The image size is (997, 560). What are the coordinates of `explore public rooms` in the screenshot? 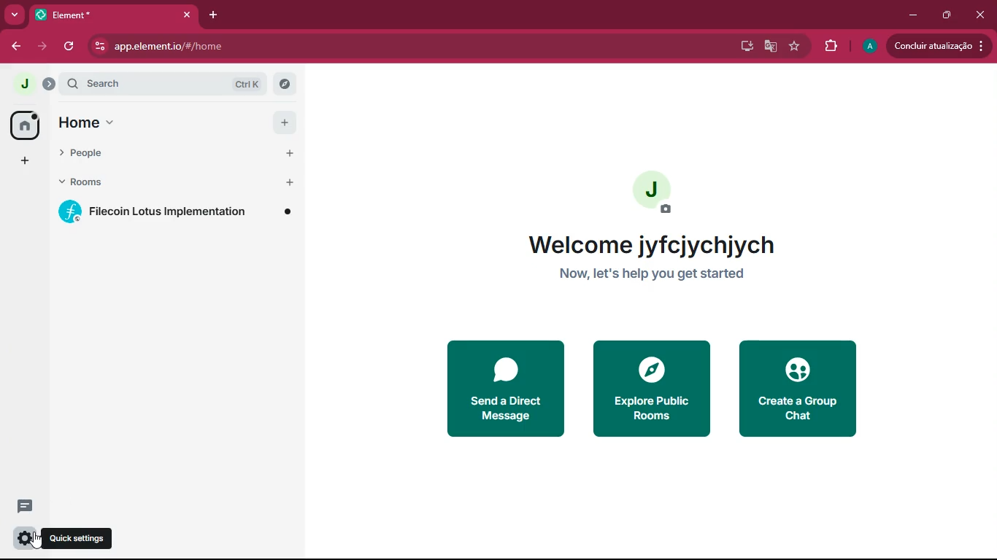 It's located at (651, 389).